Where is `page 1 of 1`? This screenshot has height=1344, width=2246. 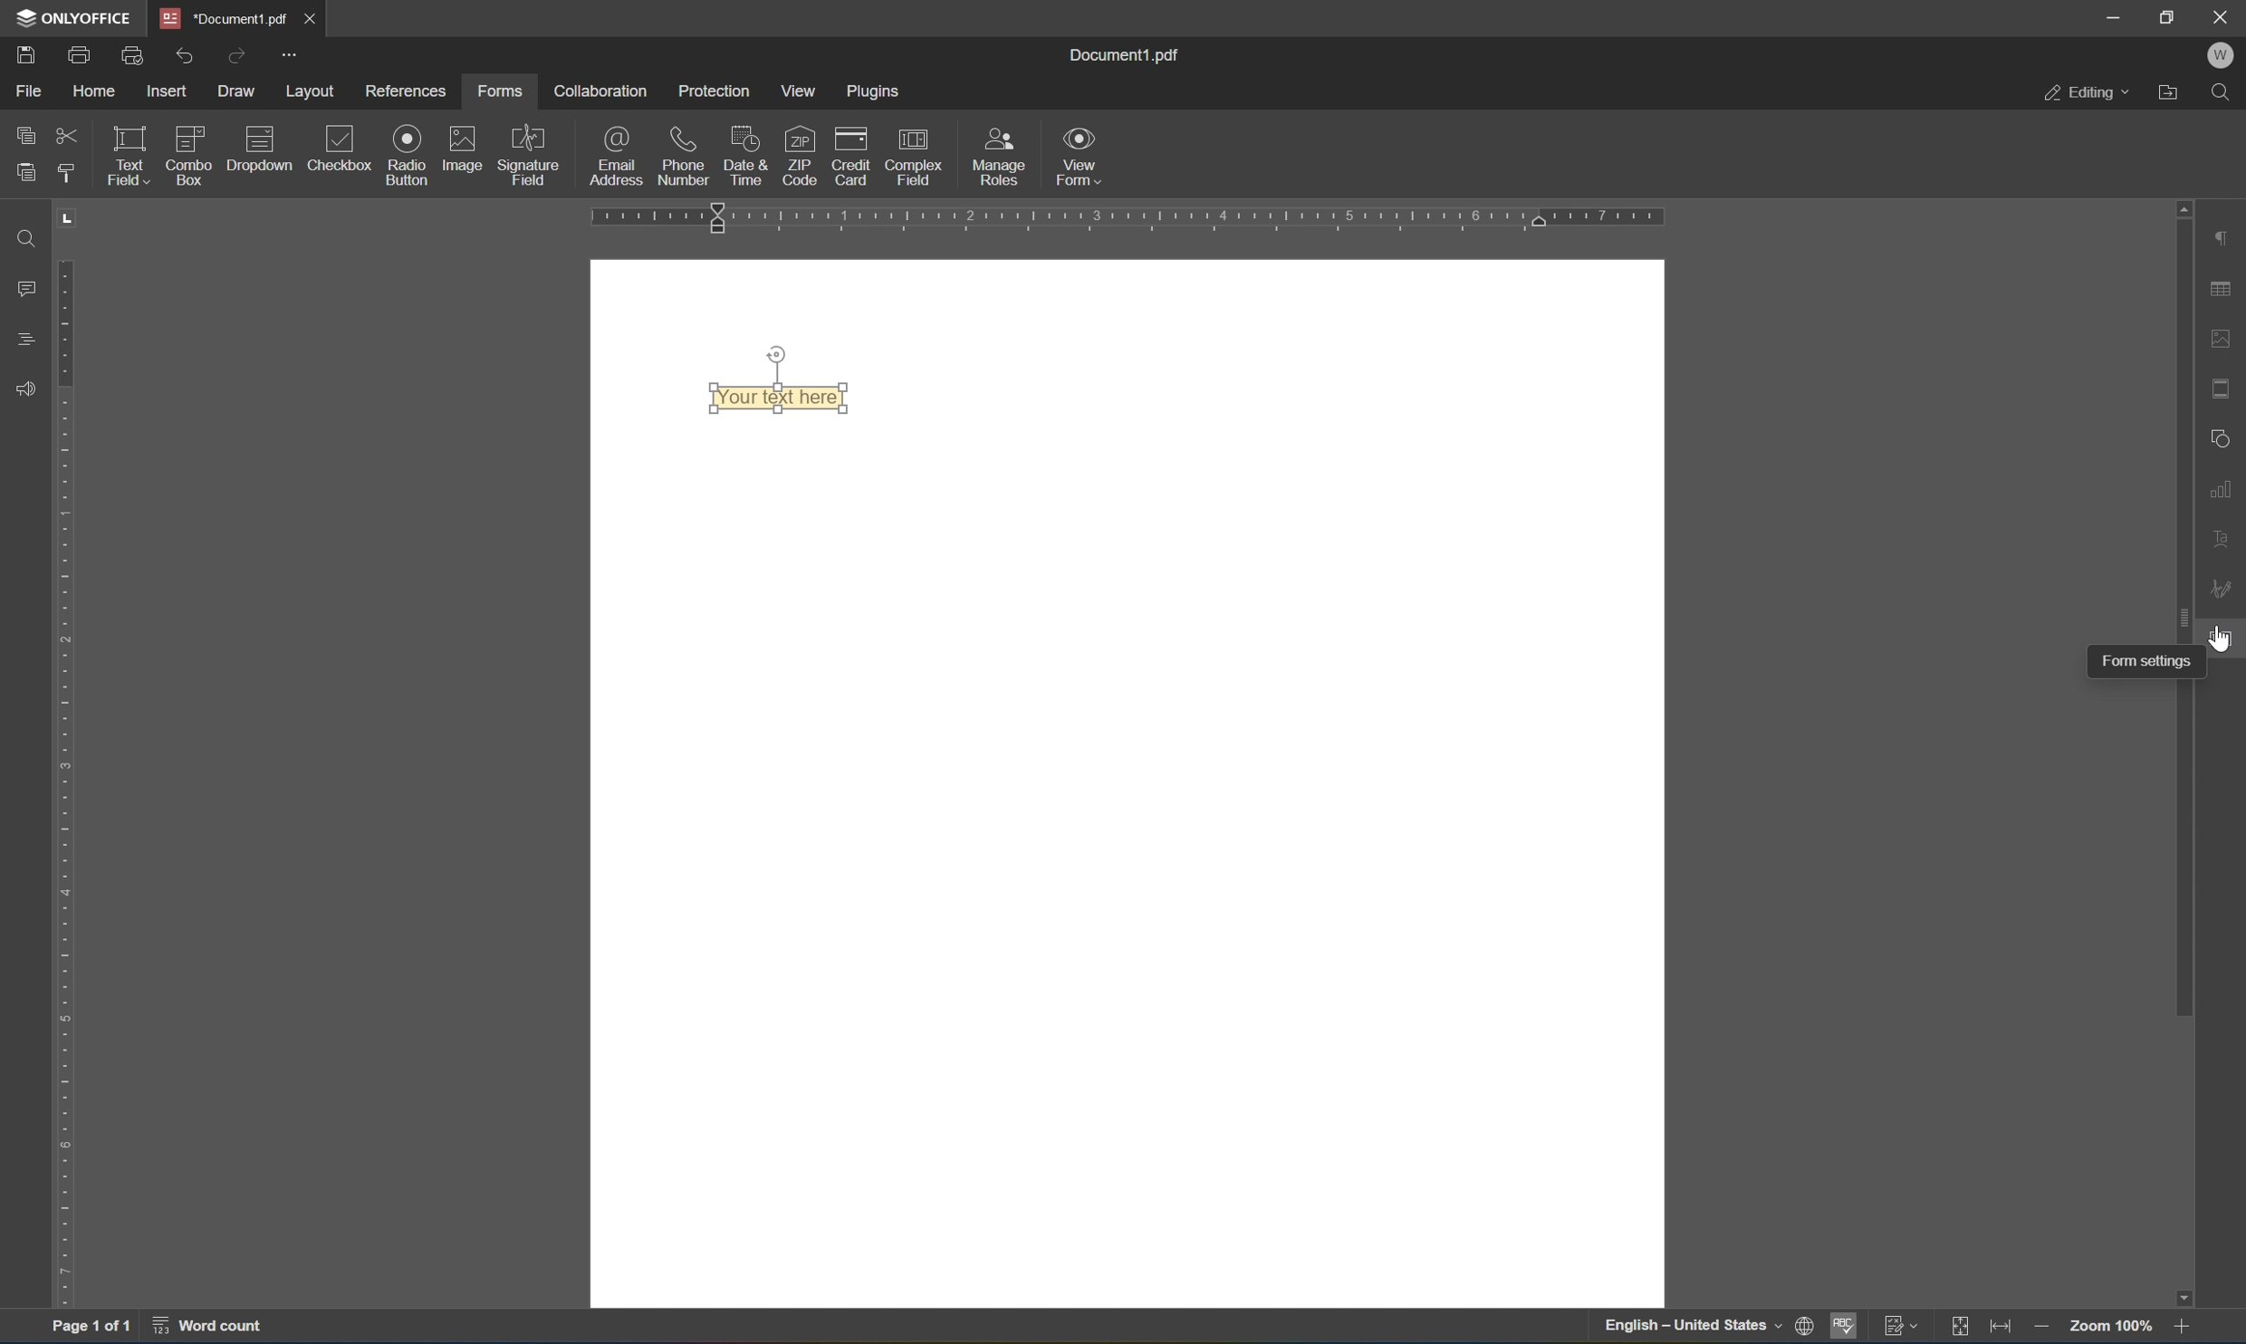 page 1 of 1 is located at coordinates (89, 1329).